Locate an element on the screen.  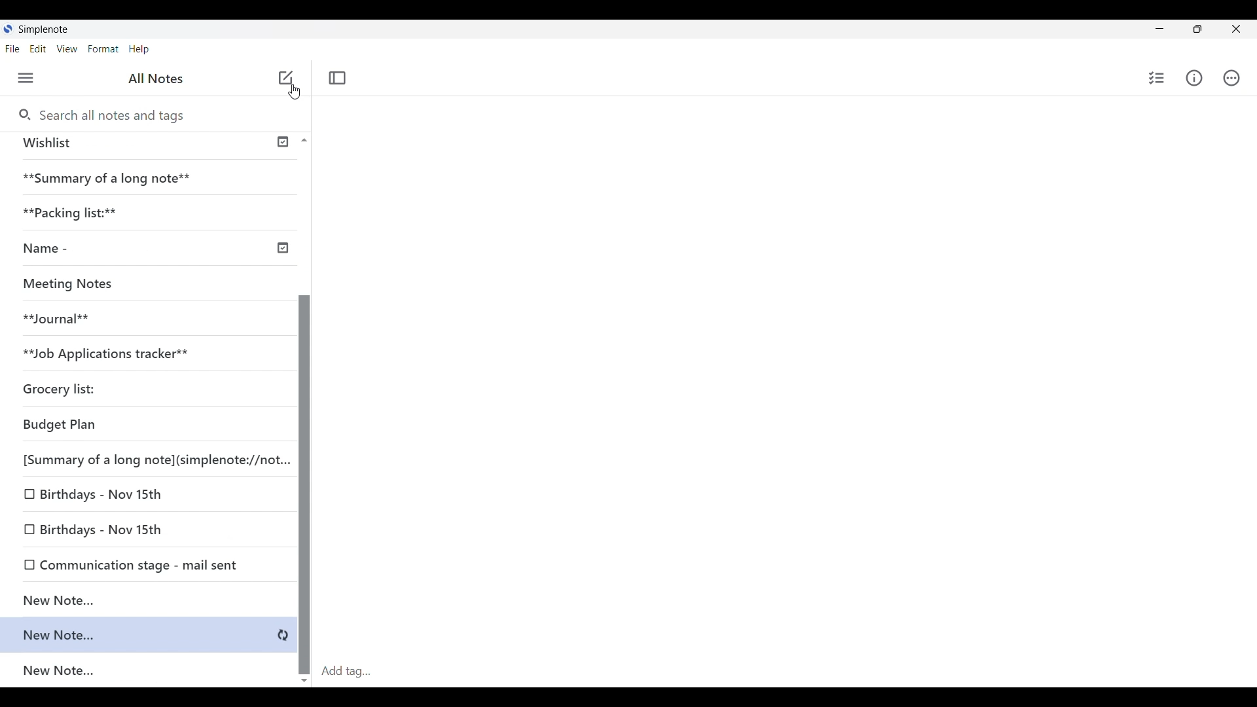
Budget Plan is located at coordinates (126, 427).